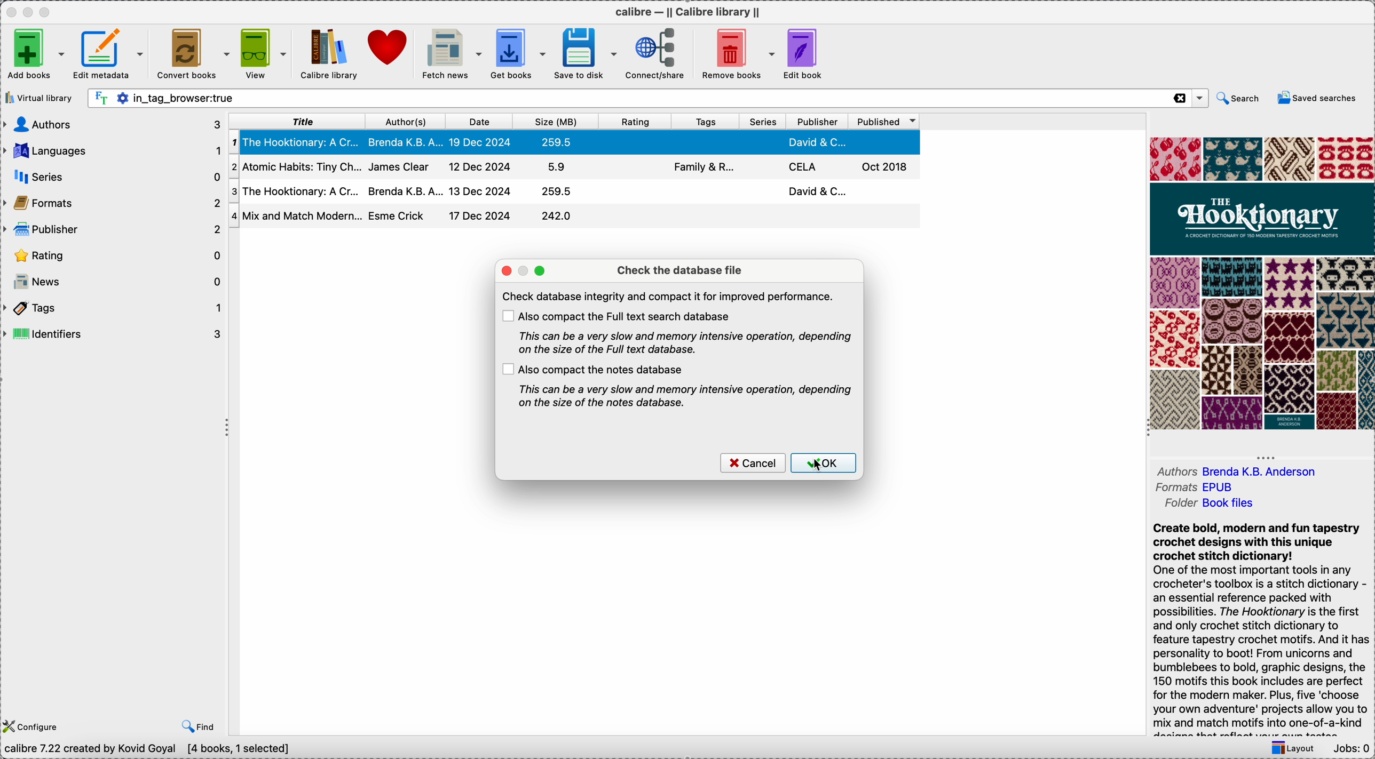 Image resolution: width=1375 pixels, height=759 pixels. What do you see at coordinates (616, 316) in the screenshot?
I see `also compact the full text search database` at bounding box center [616, 316].